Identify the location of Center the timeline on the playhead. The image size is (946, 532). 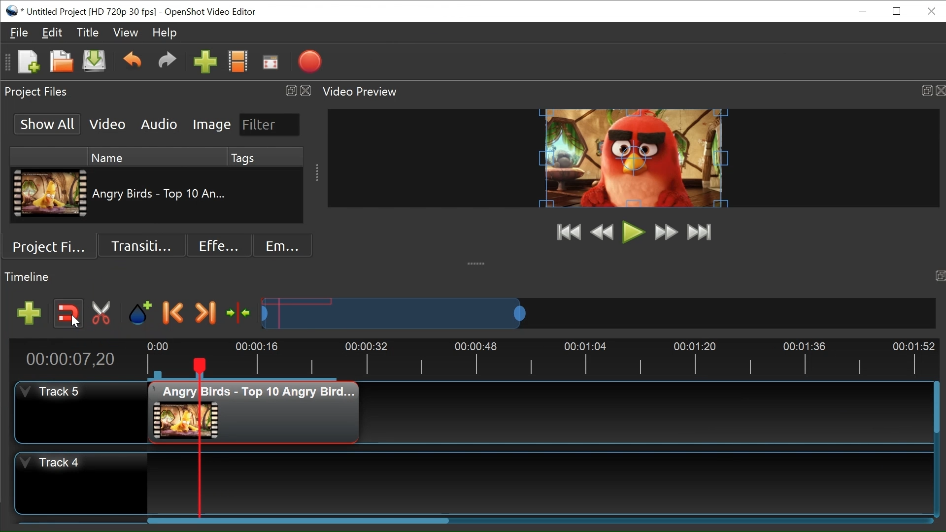
(240, 313).